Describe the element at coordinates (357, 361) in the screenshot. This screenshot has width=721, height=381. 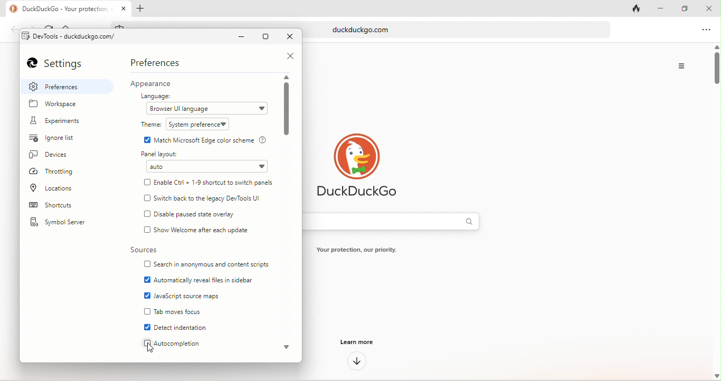
I see `down arrow` at that location.